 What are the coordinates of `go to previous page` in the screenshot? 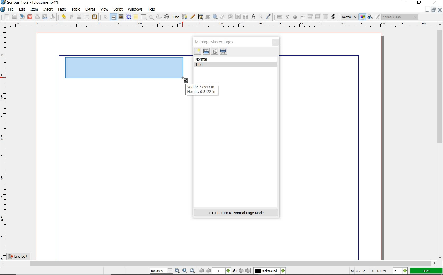 It's located at (209, 271).